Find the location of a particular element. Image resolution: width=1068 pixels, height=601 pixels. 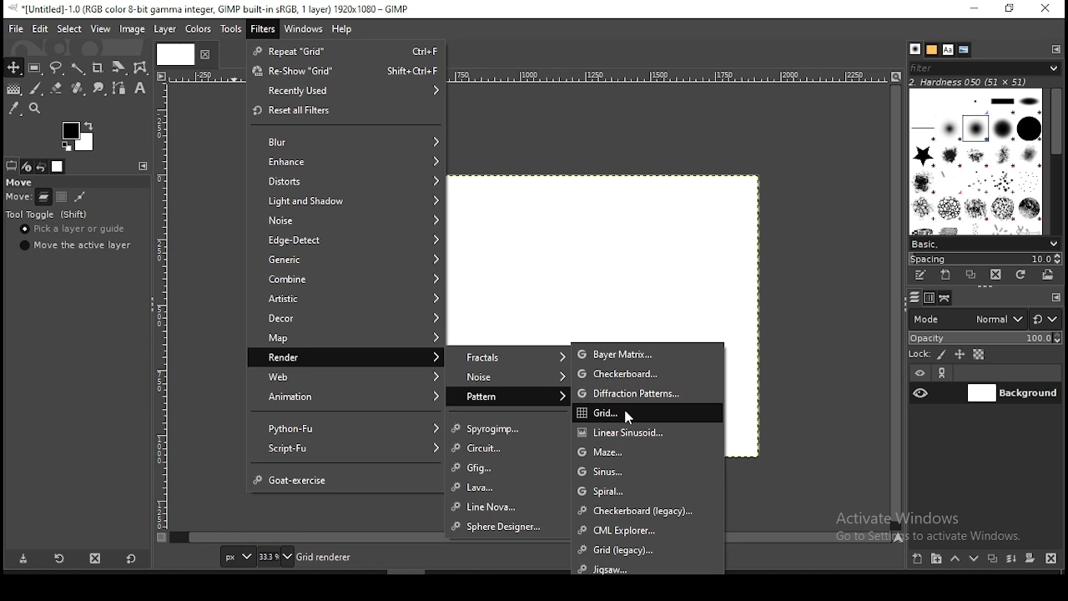

lock is located at coordinates (919, 354).